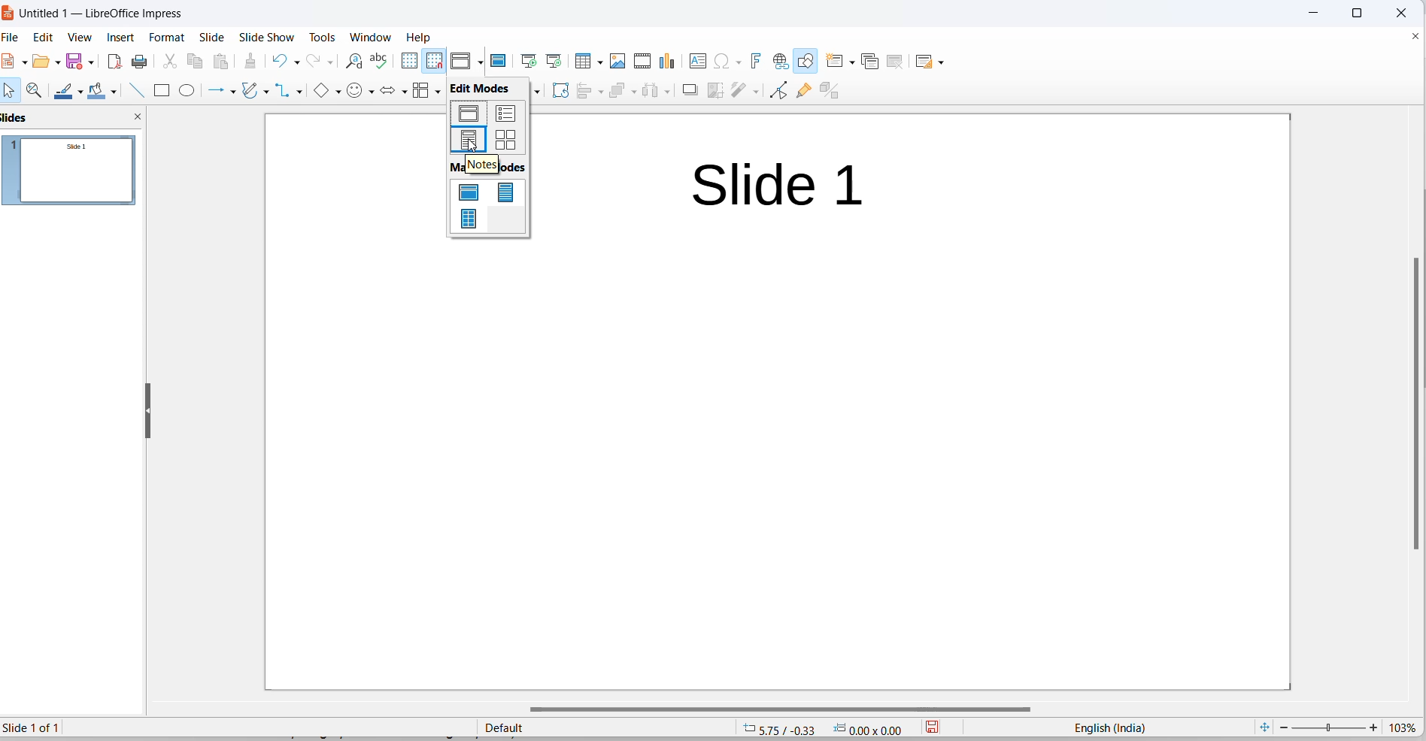 This screenshot has width=1426, height=741. I want to click on slide, so click(214, 37).